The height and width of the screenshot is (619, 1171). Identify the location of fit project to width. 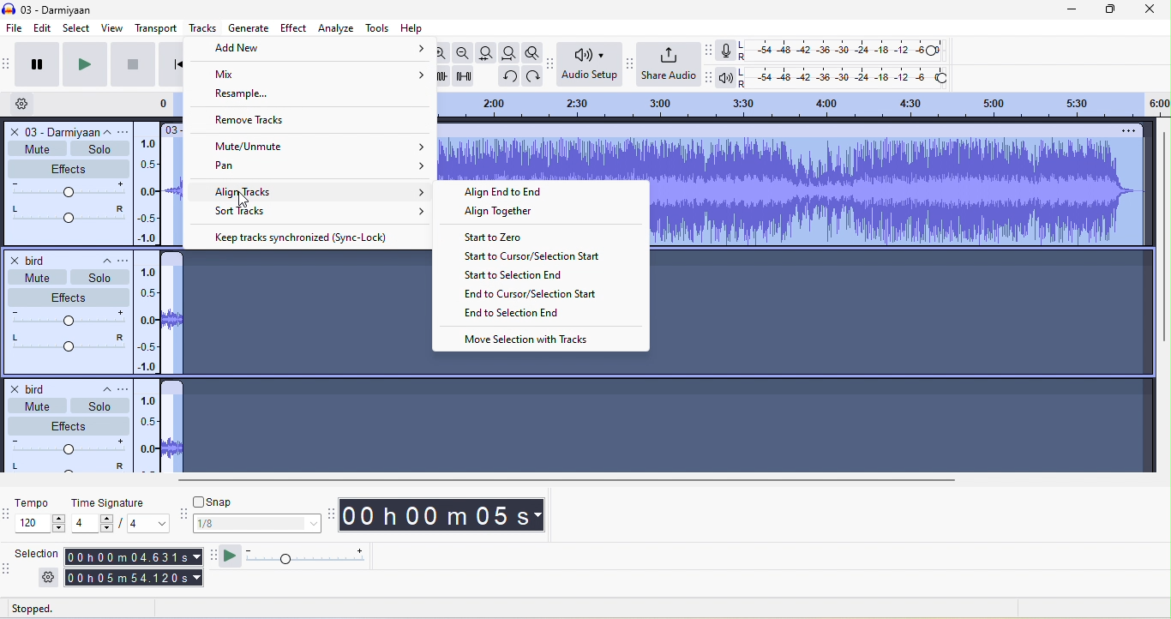
(511, 53).